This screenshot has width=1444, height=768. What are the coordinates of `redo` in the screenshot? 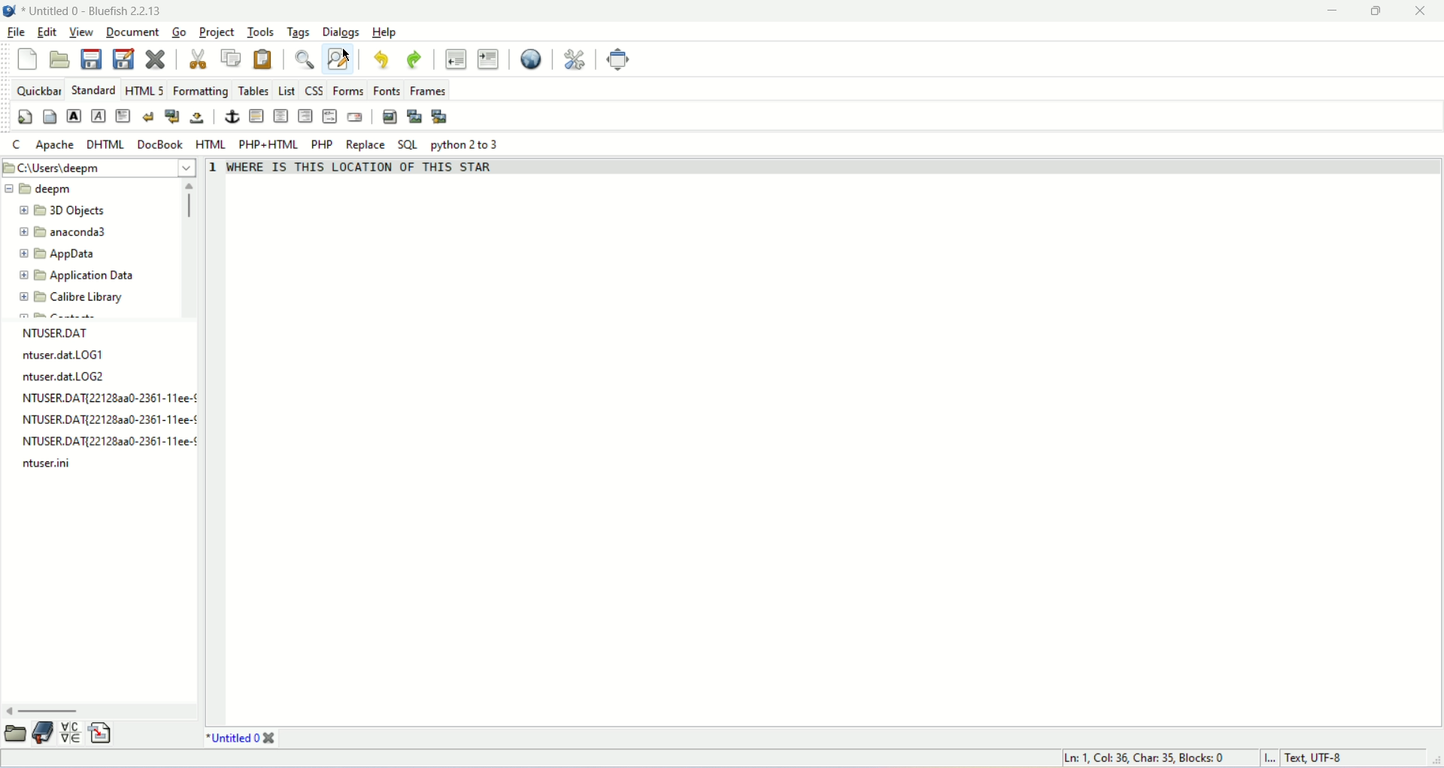 It's located at (414, 60).